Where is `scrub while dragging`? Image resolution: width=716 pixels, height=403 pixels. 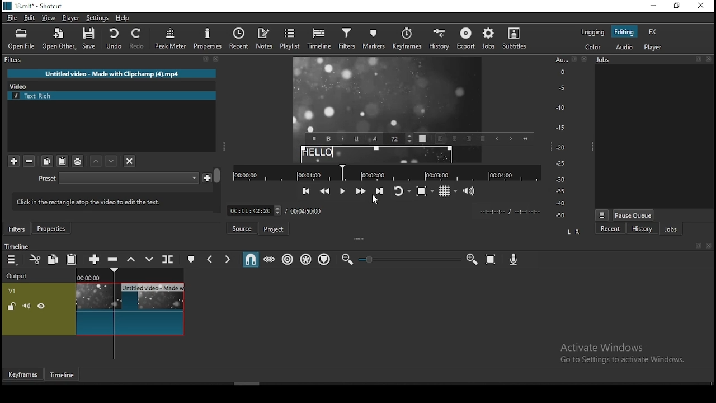 scrub while dragging is located at coordinates (270, 259).